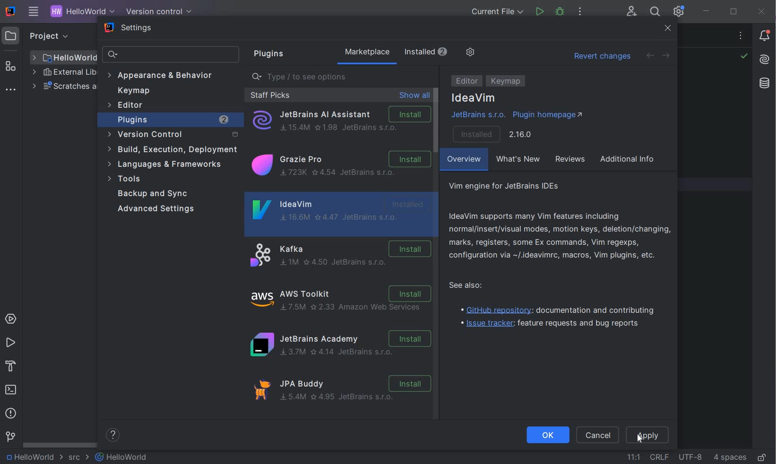  I want to click on JetBrains ACADEMY Installation, so click(339, 345).